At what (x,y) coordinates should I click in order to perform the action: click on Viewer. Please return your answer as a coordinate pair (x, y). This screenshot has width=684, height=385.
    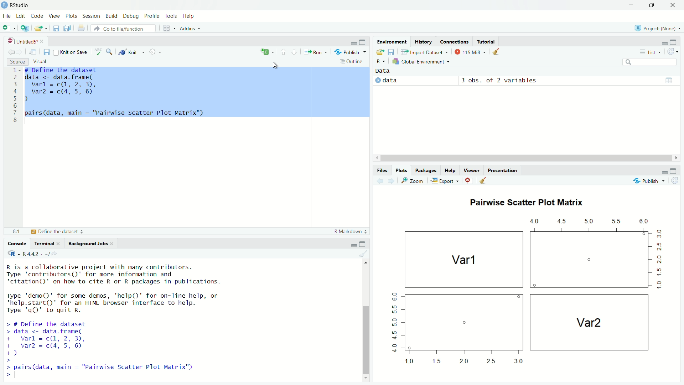
    Looking at the image, I should click on (471, 170).